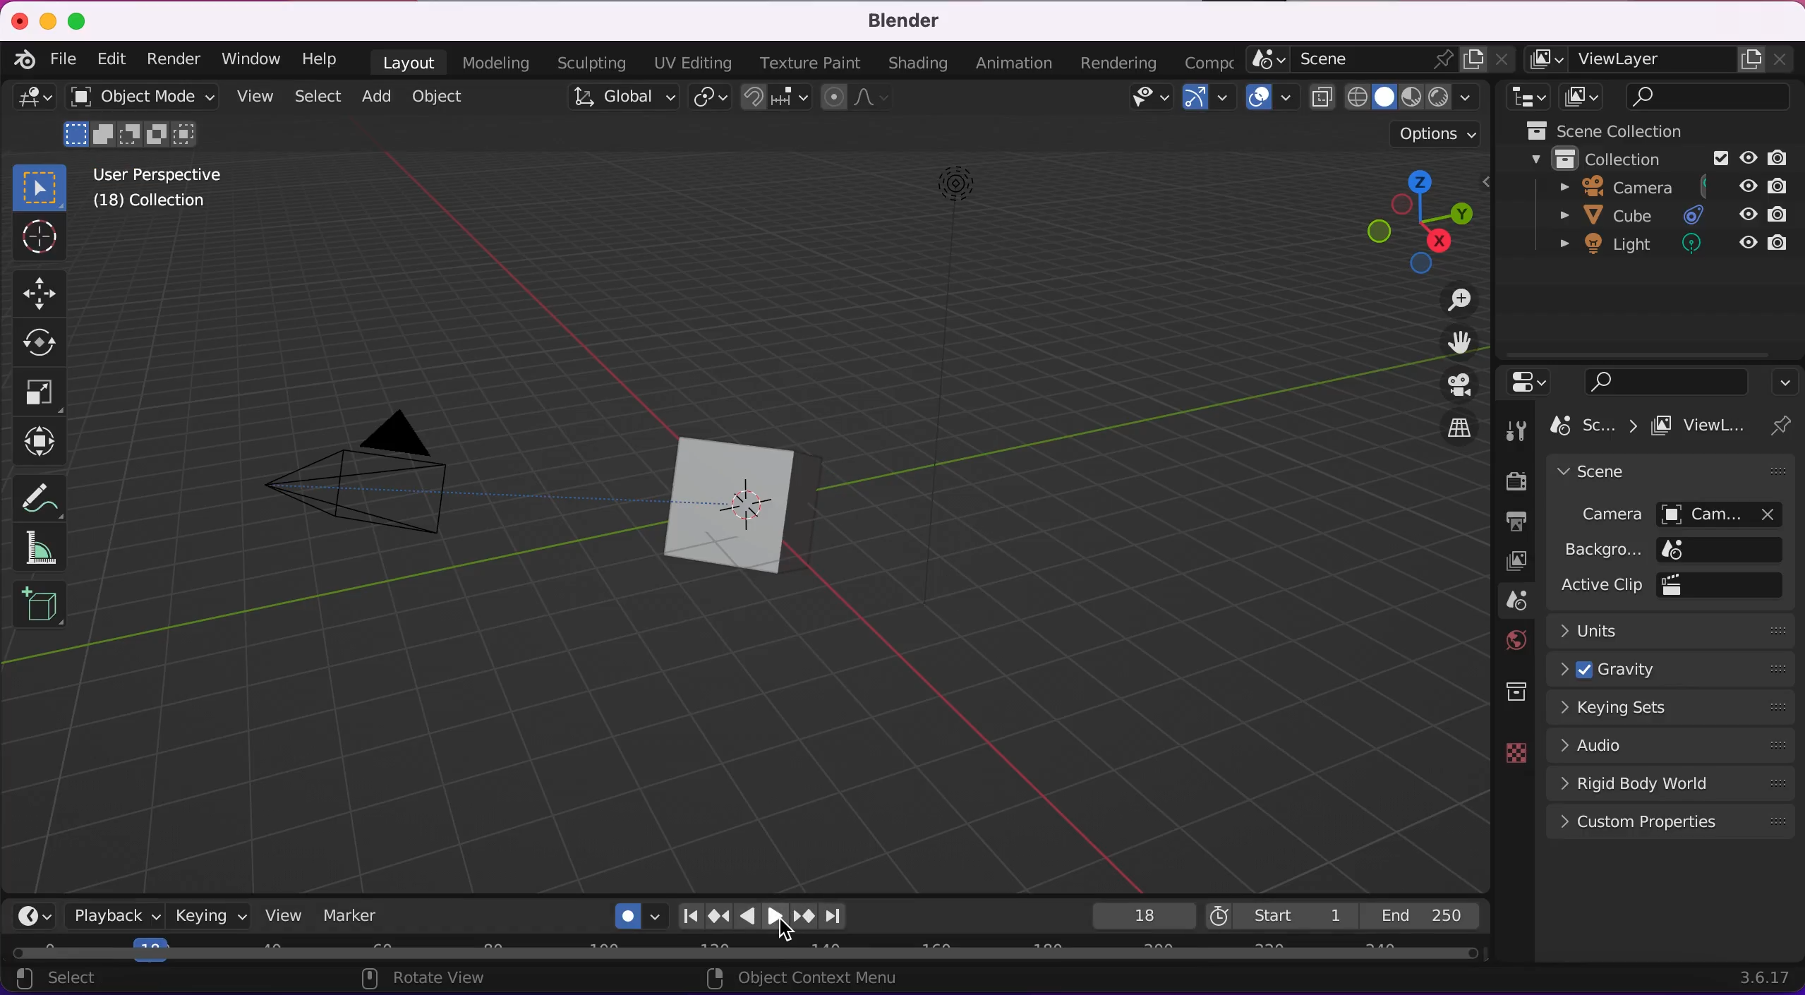  Describe the element at coordinates (1663, 60) in the screenshot. I see `viewlayer` at that location.